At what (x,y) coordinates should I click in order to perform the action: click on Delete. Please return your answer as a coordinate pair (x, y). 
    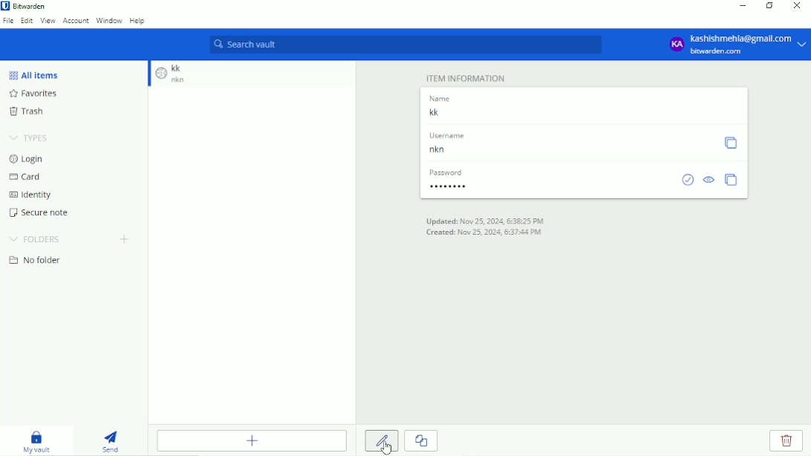
    Looking at the image, I should click on (789, 440).